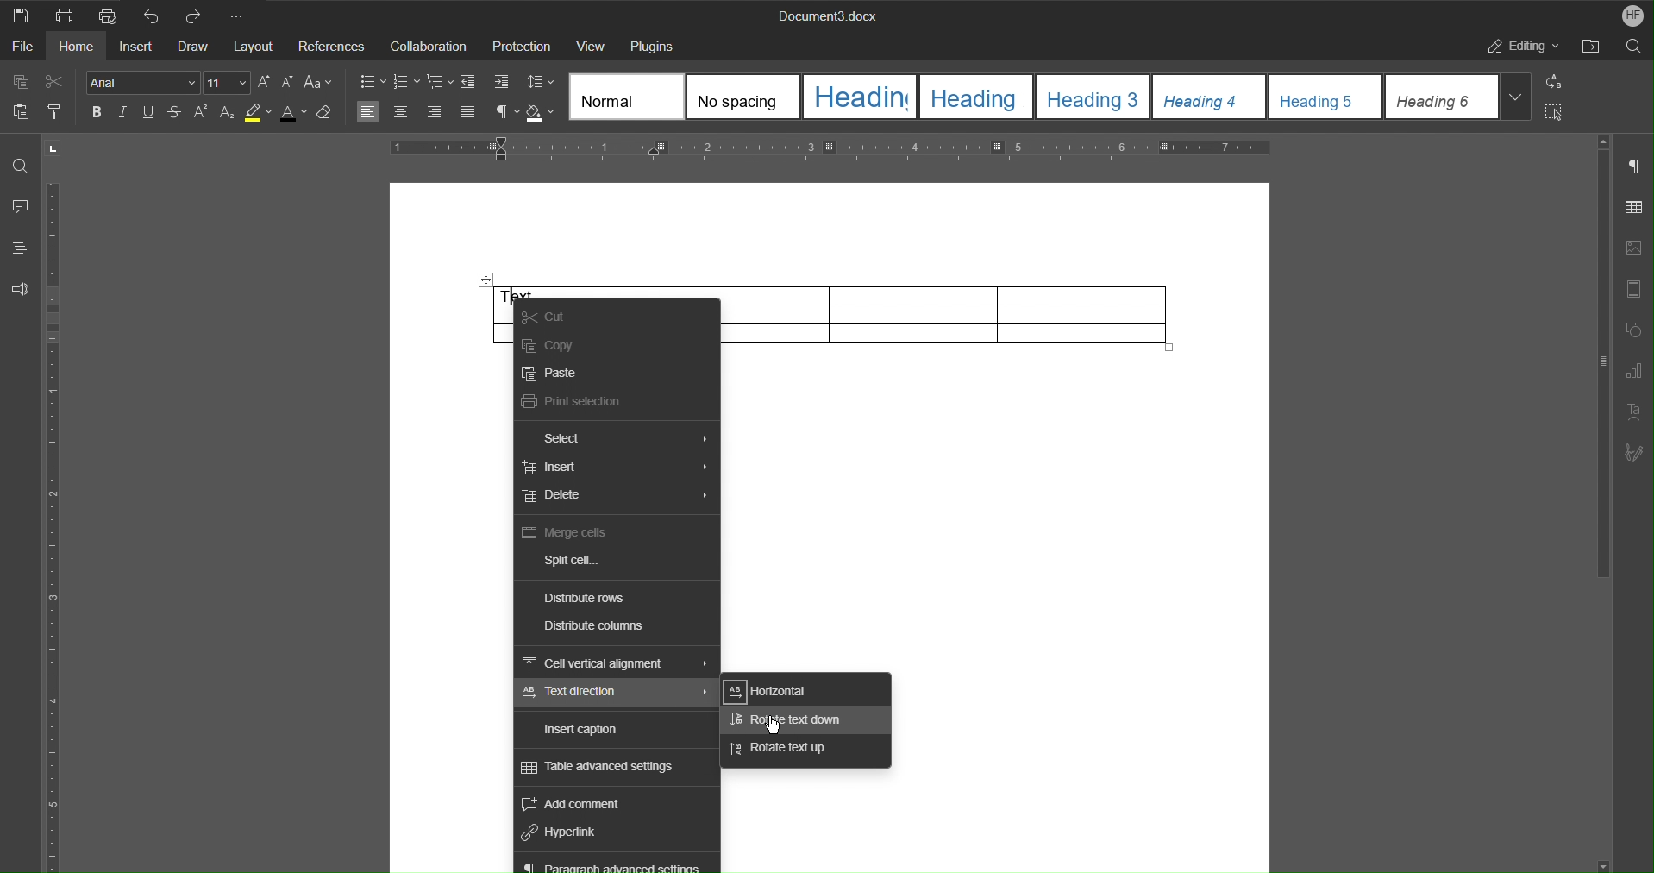  Describe the element at coordinates (788, 721) in the screenshot. I see `Rotate text down` at that location.